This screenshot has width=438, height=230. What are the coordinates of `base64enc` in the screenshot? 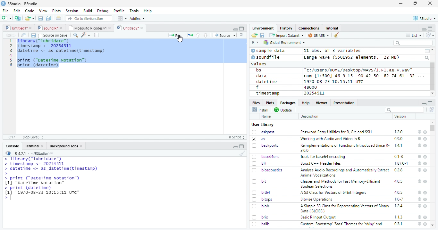 It's located at (266, 156).